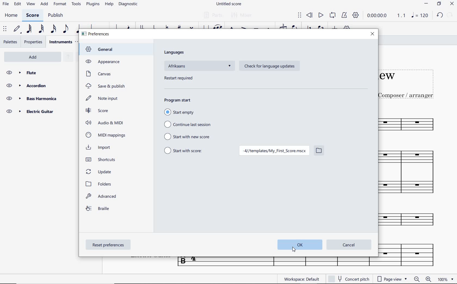 The width and height of the screenshot is (457, 284). What do you see at coordinates (11, 41) in the screenshot?
I see `palettes` at bounding box center [11, 41].